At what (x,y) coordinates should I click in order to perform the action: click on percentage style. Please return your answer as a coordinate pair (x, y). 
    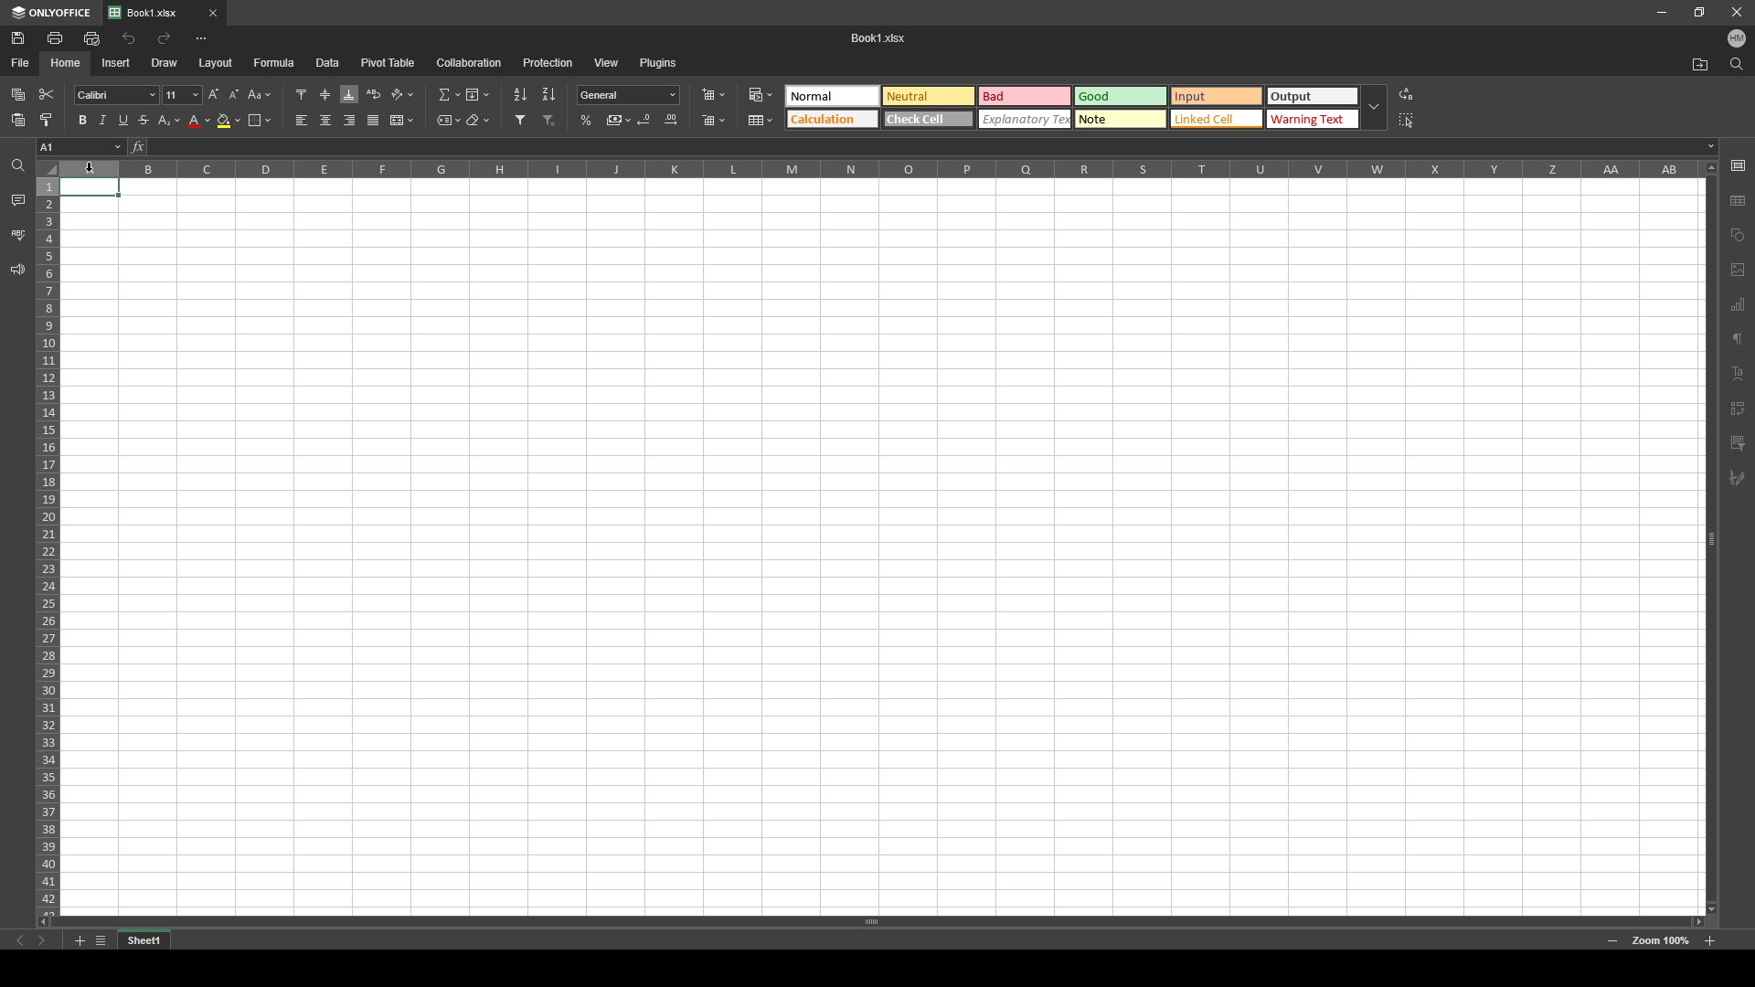
    Looking at the image, I should click on (586, 120).